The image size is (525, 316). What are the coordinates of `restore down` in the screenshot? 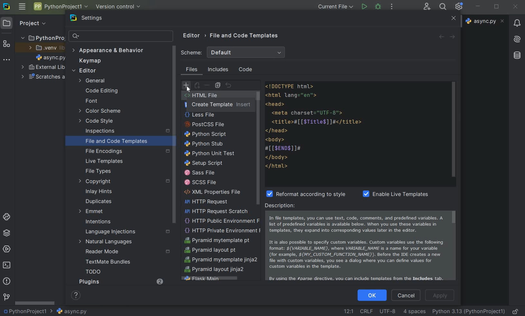 It's located at (497, 7).